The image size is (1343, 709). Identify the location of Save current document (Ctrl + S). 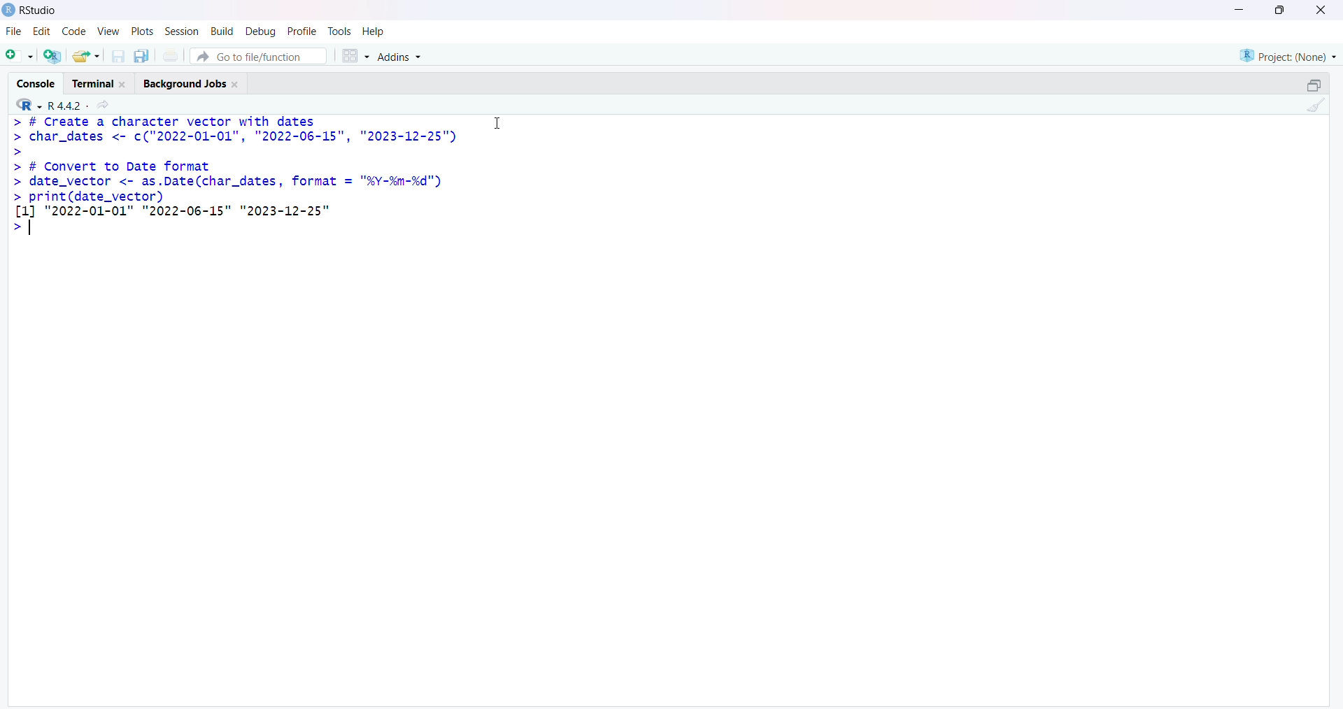
(121, 53).